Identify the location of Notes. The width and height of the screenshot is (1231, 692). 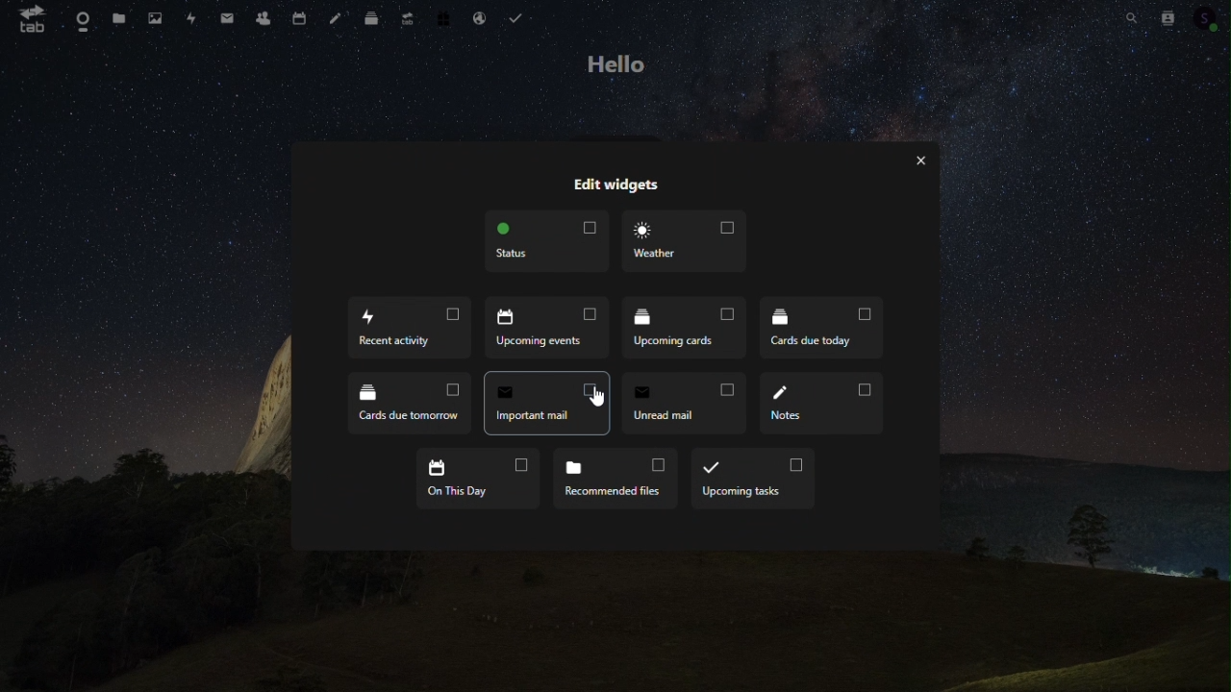
(335, 18).